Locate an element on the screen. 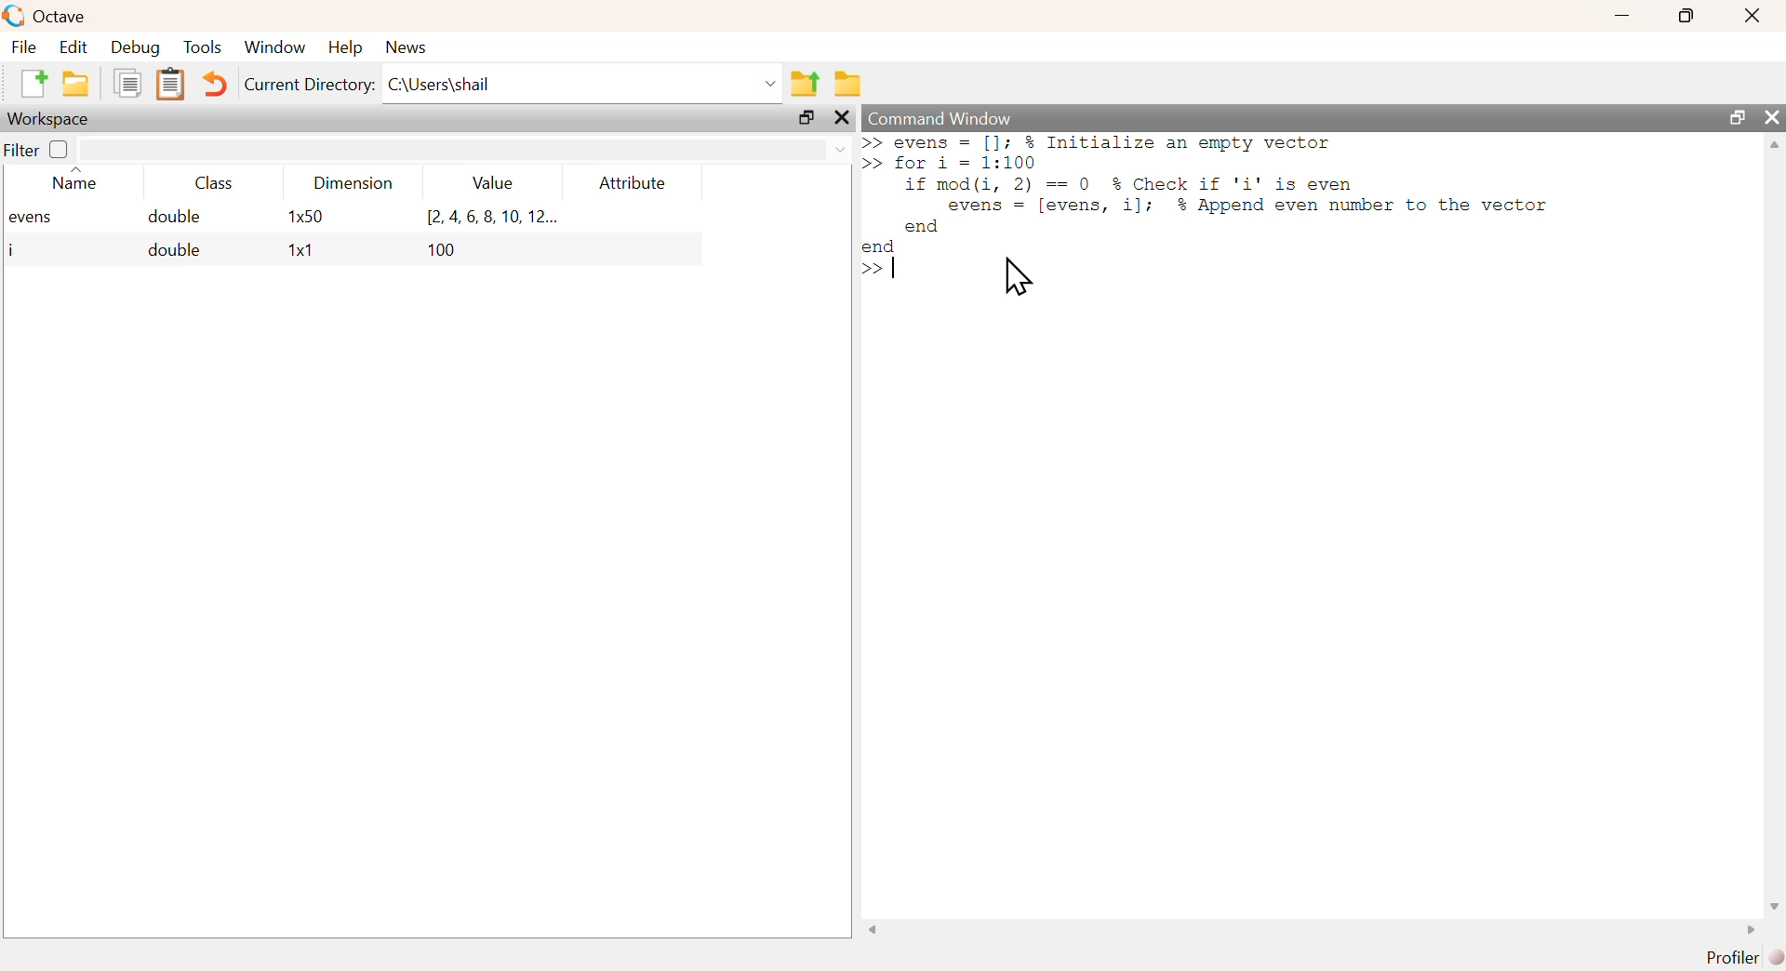  octave is located at coordinates (47, 17).